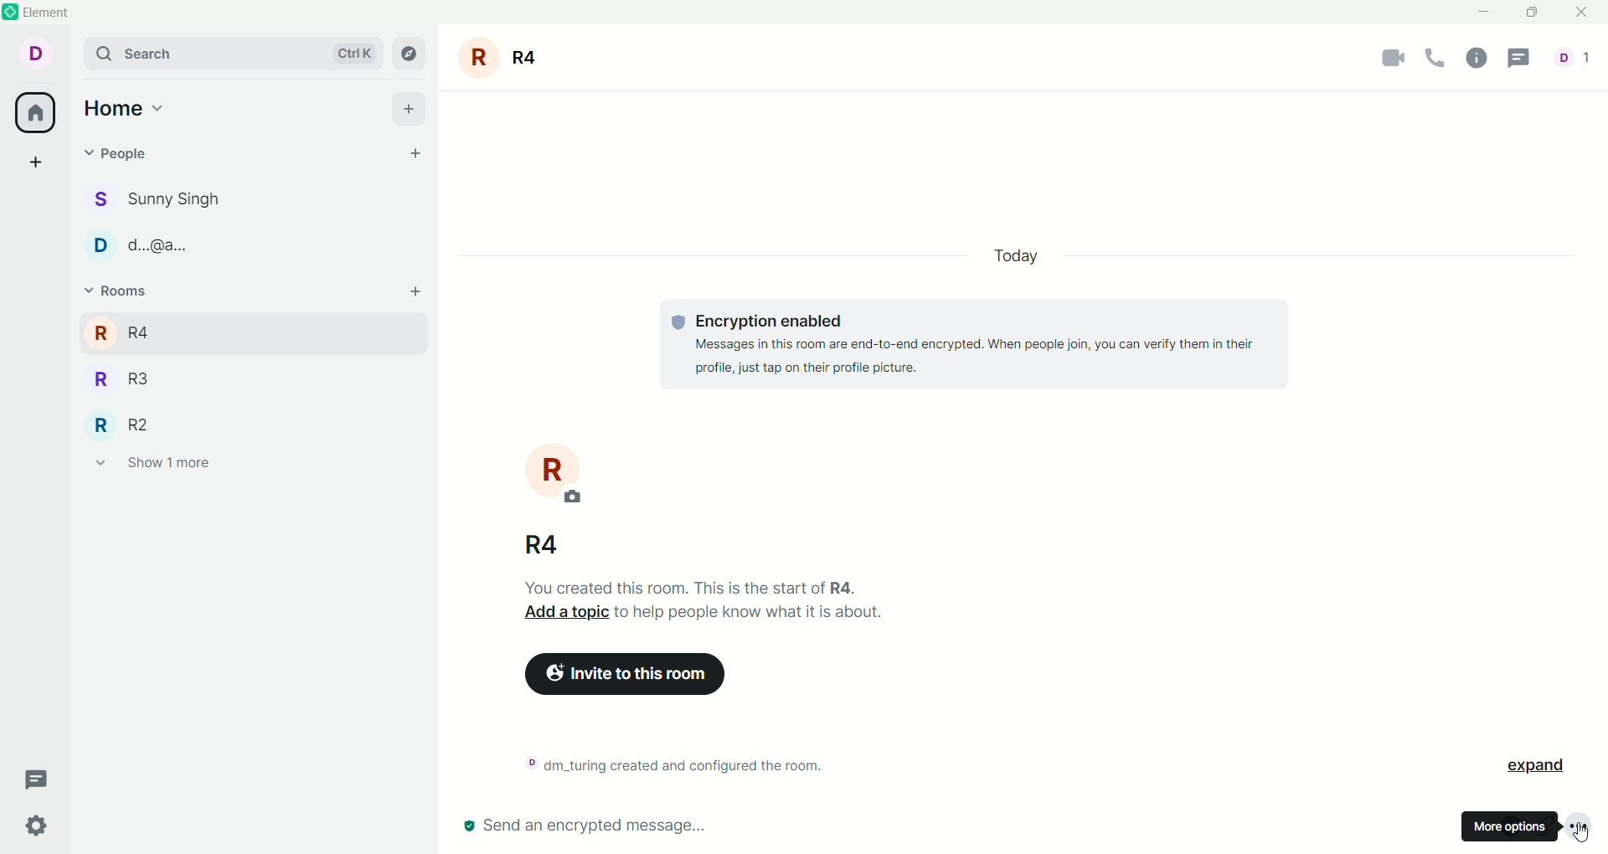 The height and width of the screenshot is (854, 1608). I want to click on account, so click(41, 55).